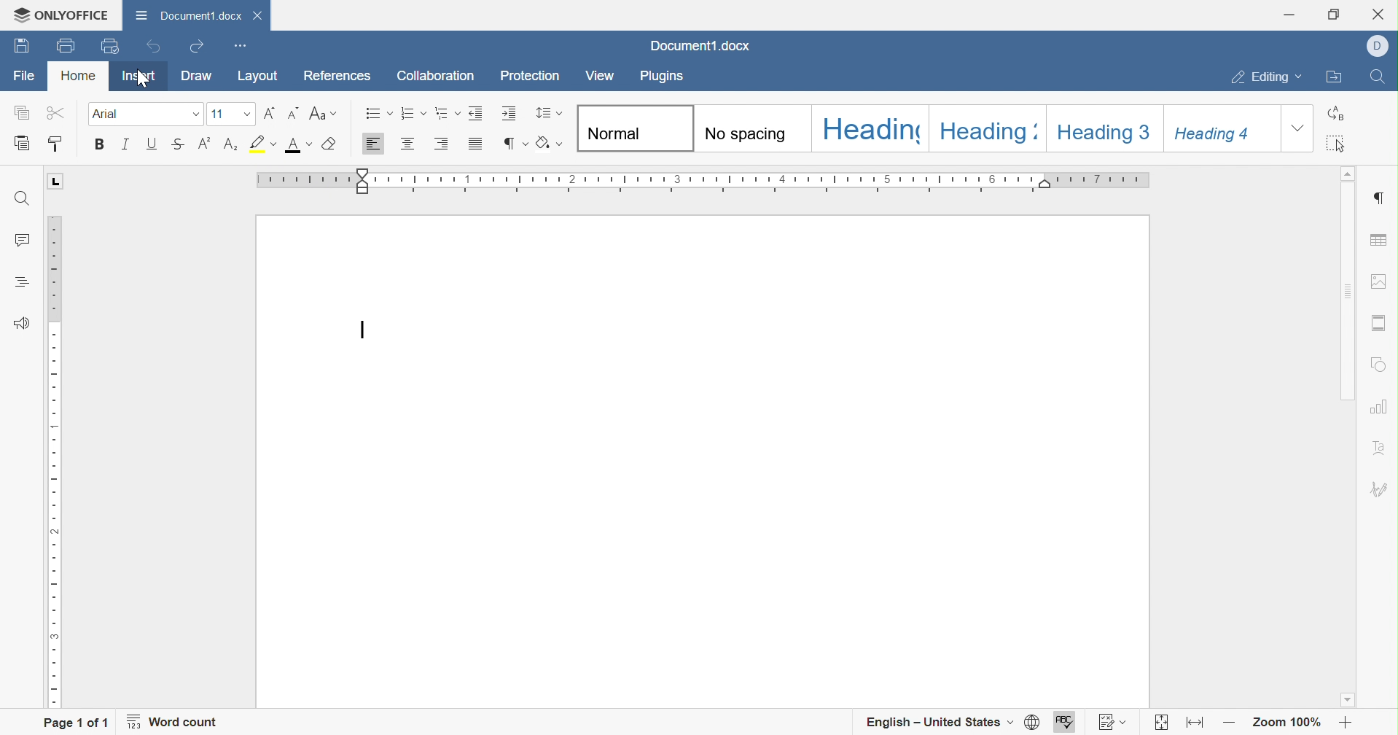  I want to click on Headers & Footers settings, so click(1378, 325).